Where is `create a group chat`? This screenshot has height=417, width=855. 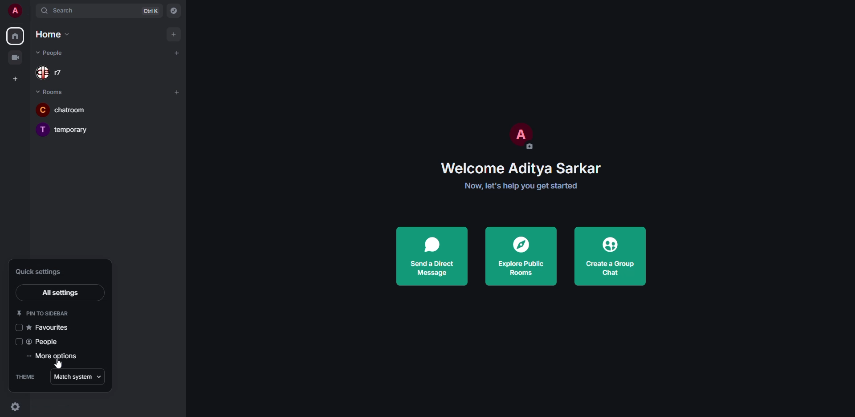
create a group chat is located at coordinates (609, 258).